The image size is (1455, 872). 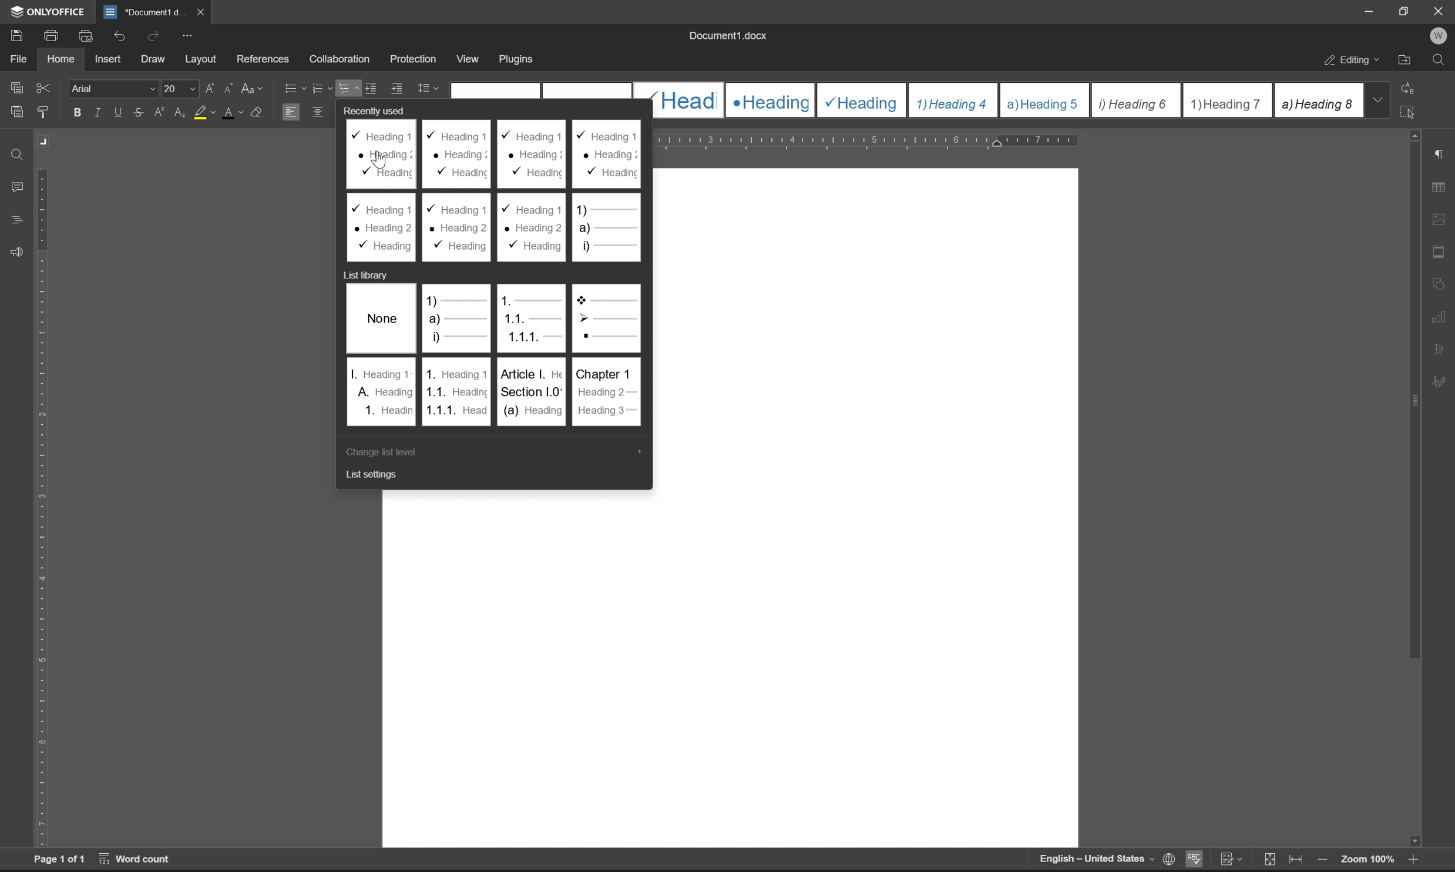 I want to click on ruler, so click(x=43, y=507).